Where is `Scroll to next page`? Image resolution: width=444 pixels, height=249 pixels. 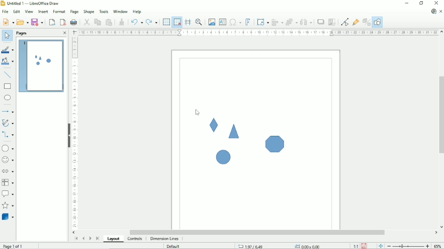 Scroll to next page is located at coordinates (90, 238).